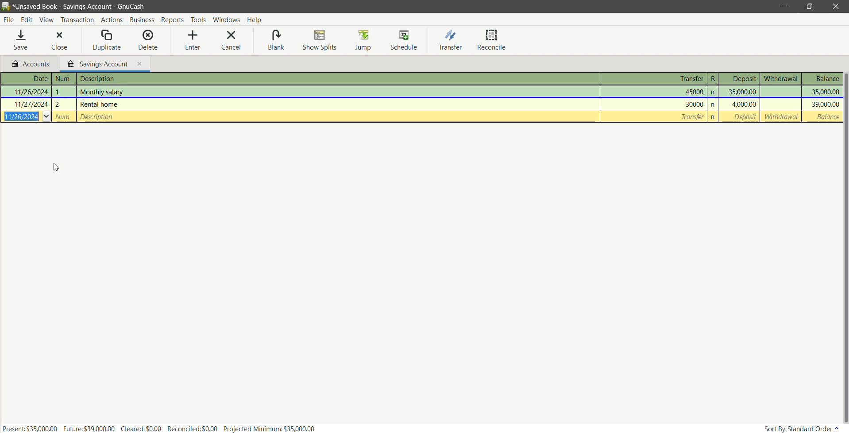  What do you see at coordinates (27, 19) in the screenshot?
I see `Edit` at bounding box center [27, 19].